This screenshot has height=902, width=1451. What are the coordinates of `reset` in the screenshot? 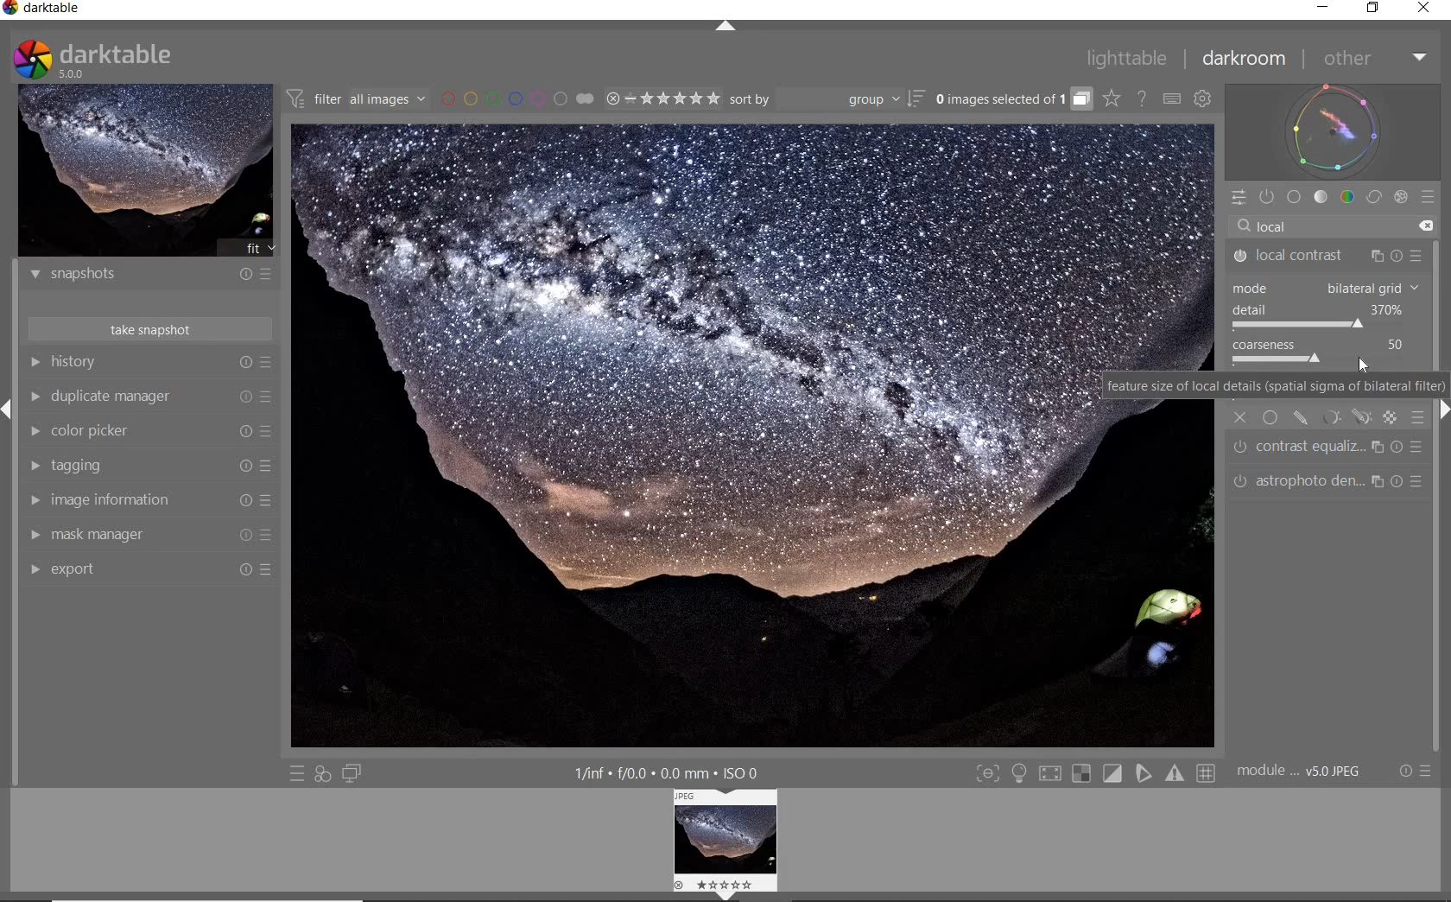 It's located at (244, 363).